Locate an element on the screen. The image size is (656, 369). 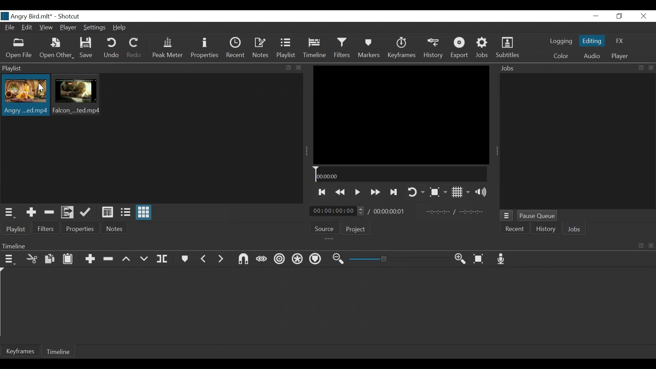
Clip is located at coordinates (78, 95).